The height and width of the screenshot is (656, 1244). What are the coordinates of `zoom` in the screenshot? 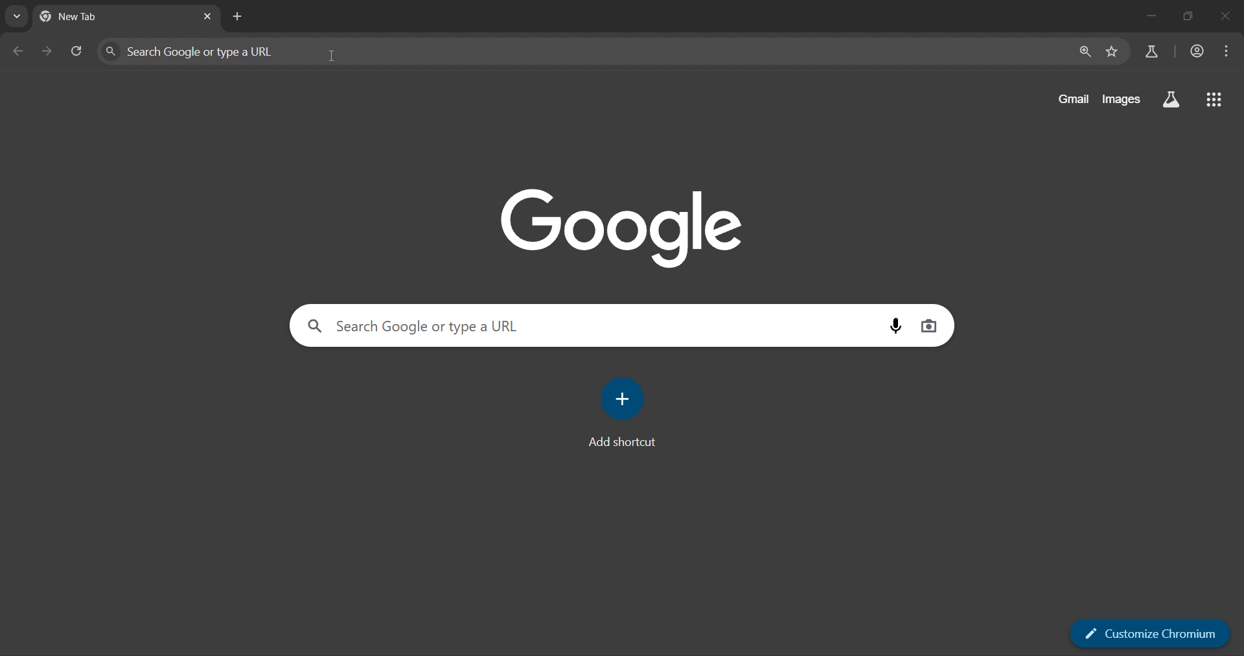 It's located at (1086, 53).